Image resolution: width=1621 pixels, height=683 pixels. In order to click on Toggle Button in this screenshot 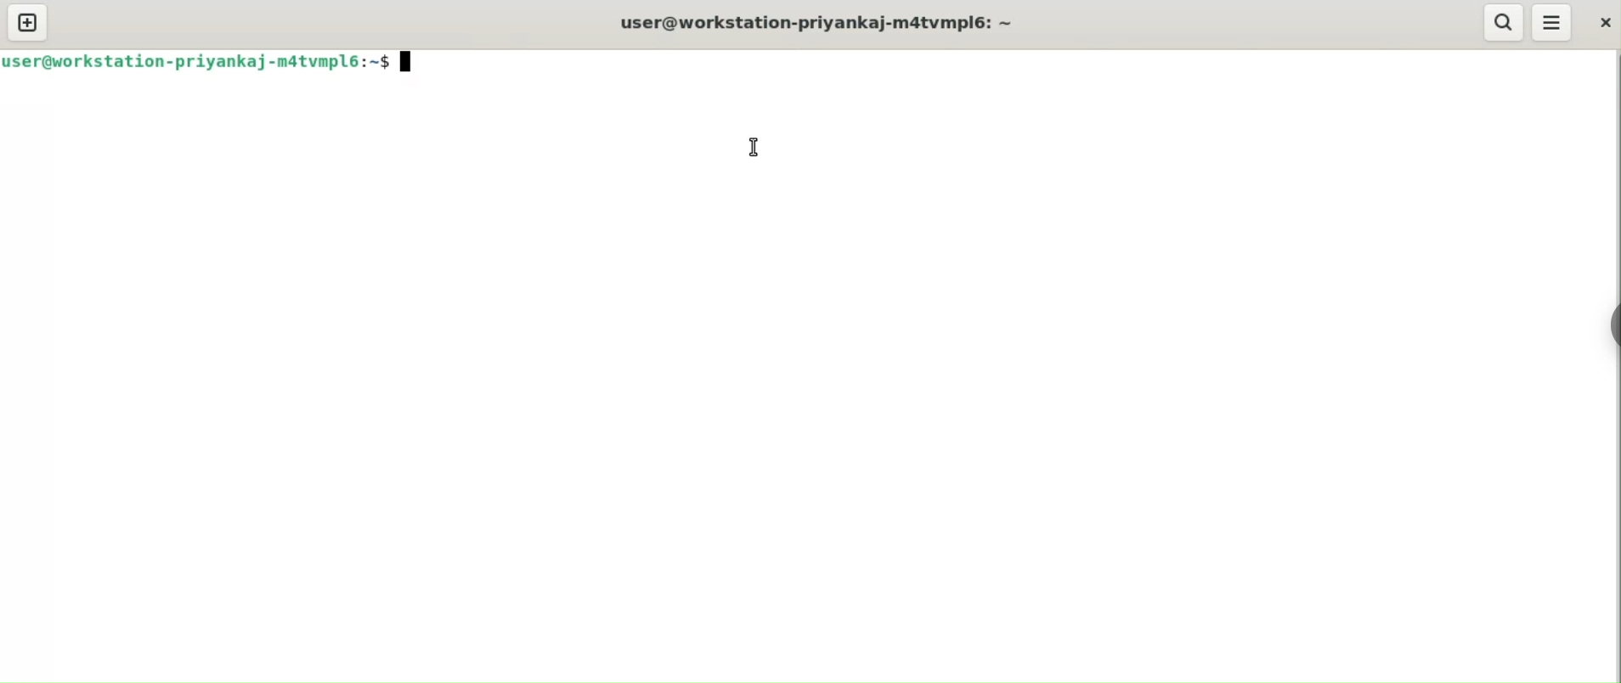, I will do `click(1605, 313)`.